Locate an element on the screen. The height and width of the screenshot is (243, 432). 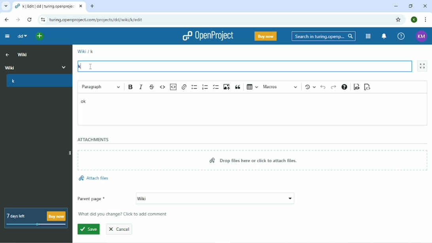
More is located at coordinates (63, 66).